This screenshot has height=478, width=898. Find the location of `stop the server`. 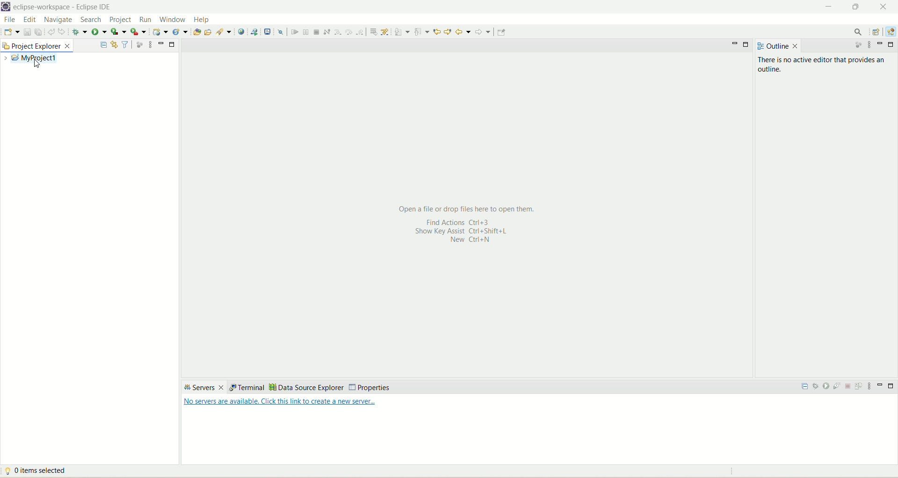

stop the server is located at coordinates (849, 387).